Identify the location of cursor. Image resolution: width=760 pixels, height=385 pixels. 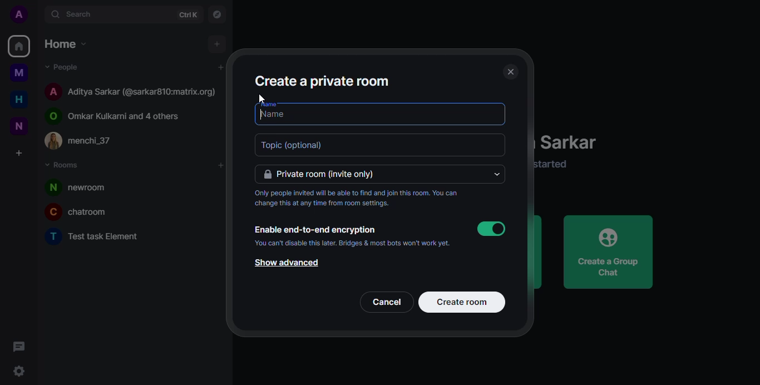
(259, 100).